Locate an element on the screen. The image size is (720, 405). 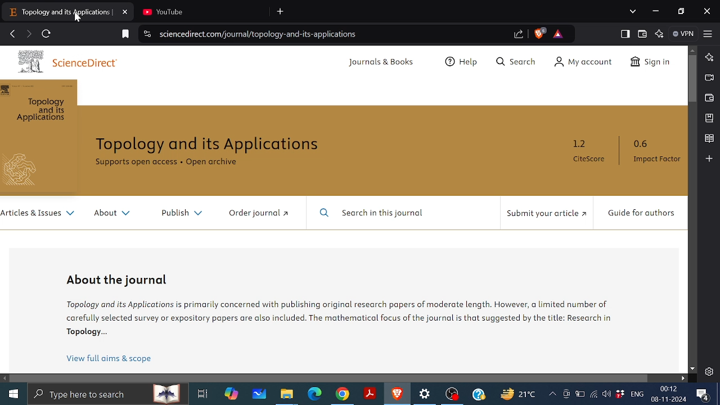
VPN is located at coordinates (685, 34).